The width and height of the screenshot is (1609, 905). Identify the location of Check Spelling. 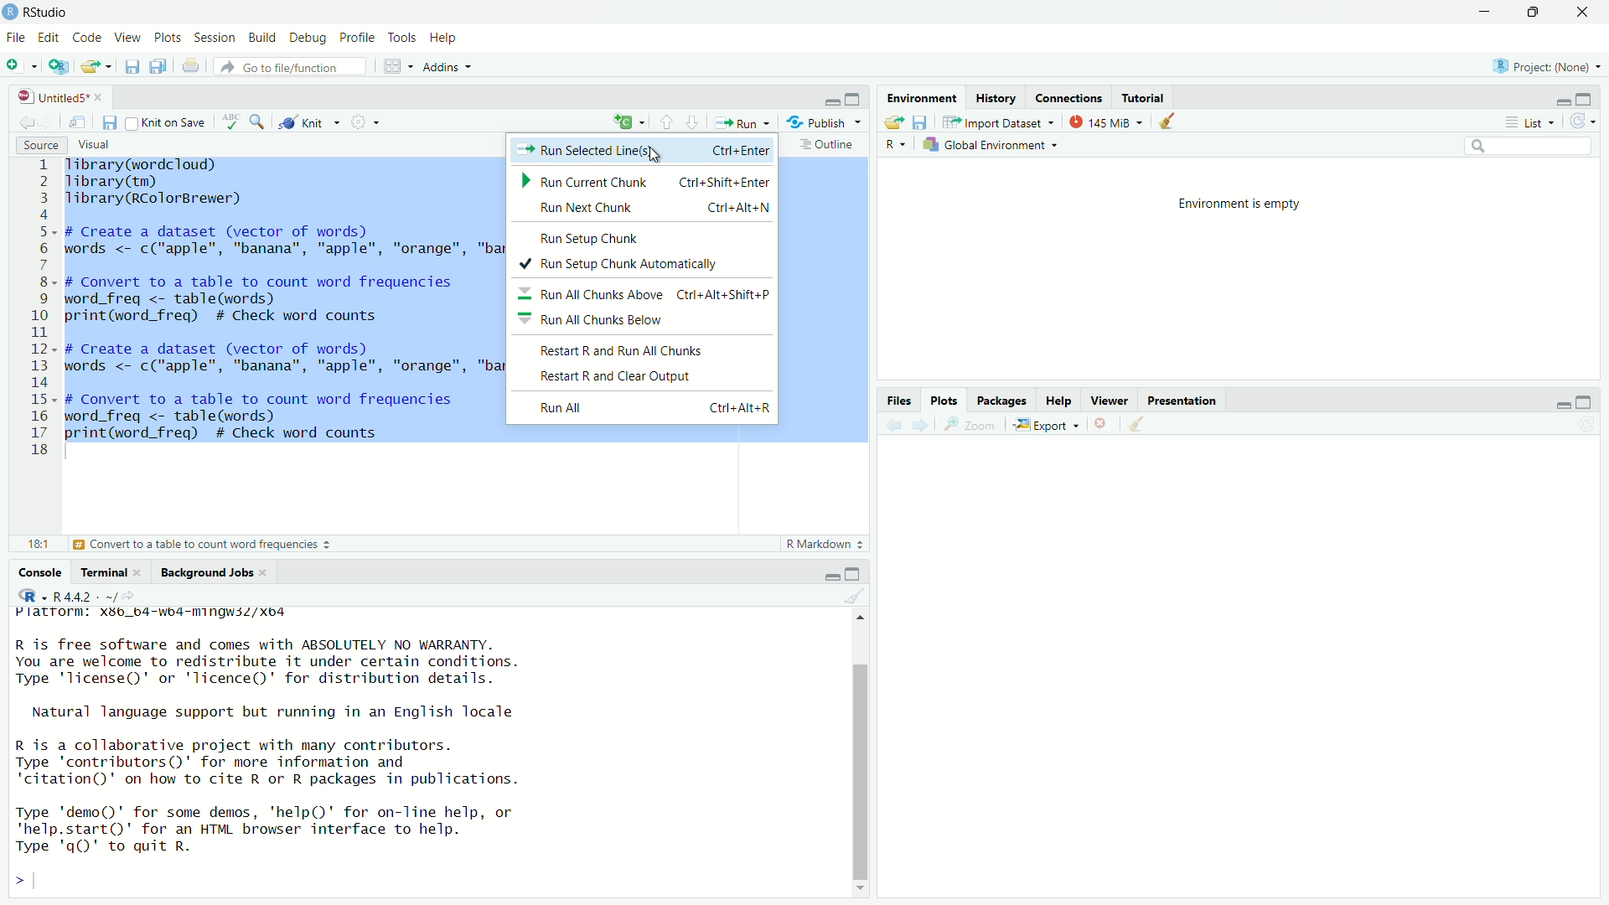
(230, 123).